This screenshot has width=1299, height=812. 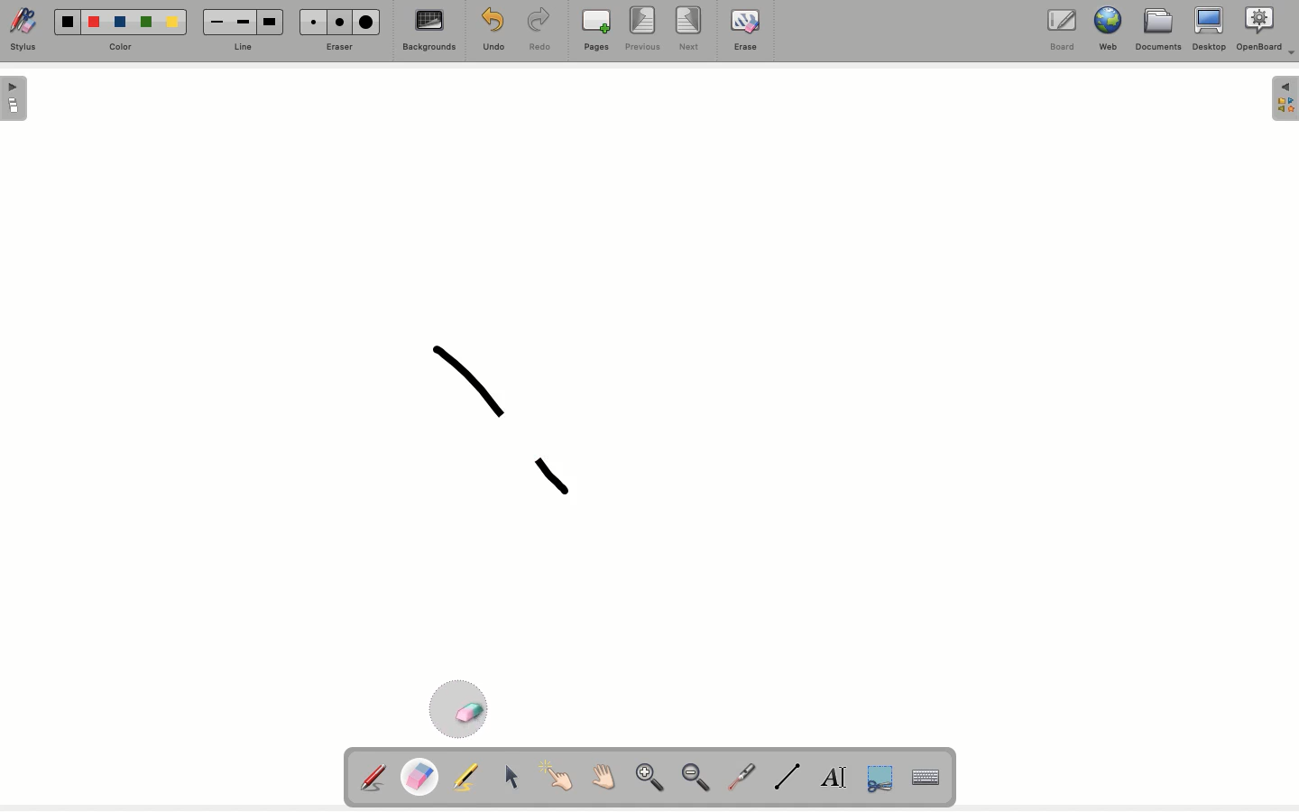 I want to click on Erase, so click(x=745, y=32).